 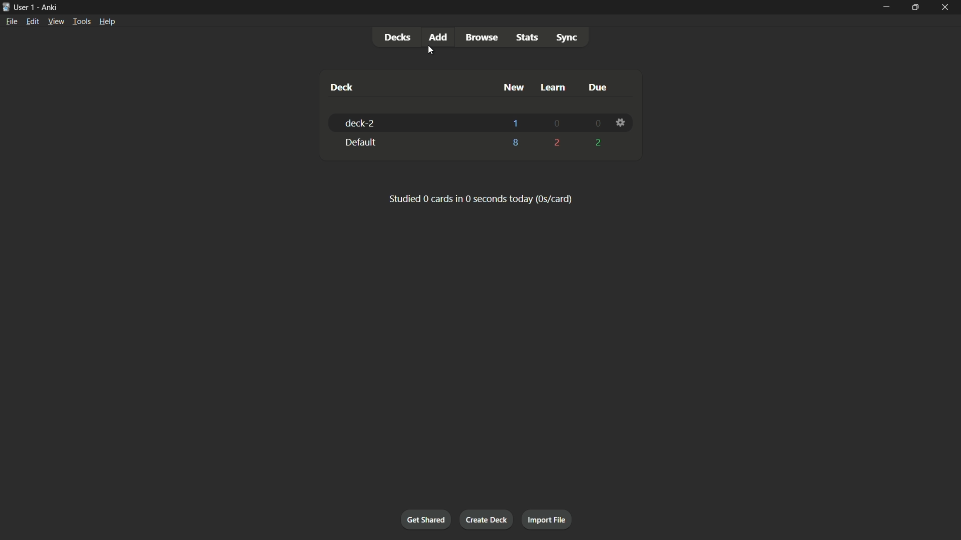 I want to click on deck-2, so click(x=361, y=123).